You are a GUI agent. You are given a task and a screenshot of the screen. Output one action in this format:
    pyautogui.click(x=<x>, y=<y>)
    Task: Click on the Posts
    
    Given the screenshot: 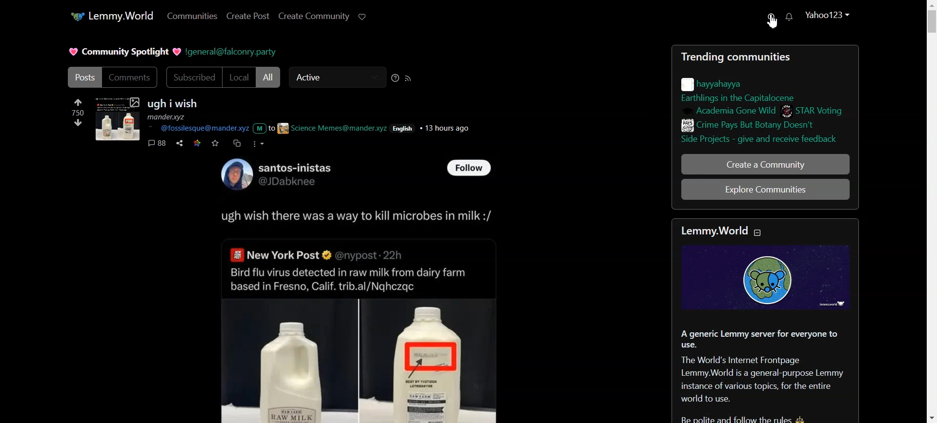 What is the action you would take?
    pyautogui.click(x=765, y=98)
    